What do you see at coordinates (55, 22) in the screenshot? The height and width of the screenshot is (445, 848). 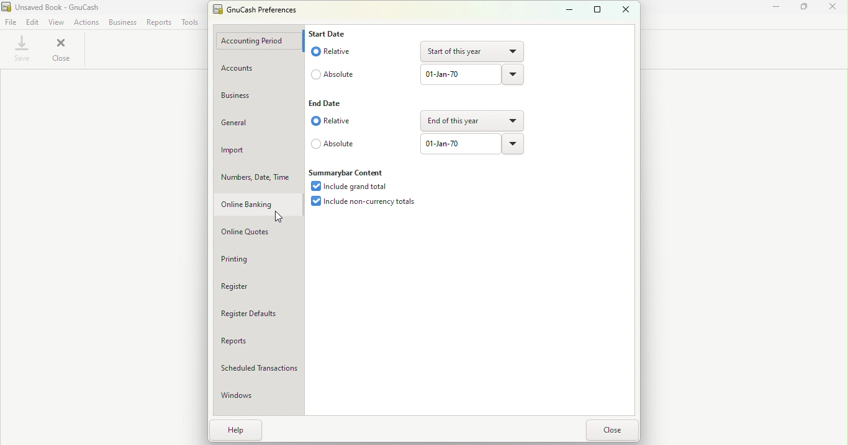 I see `View` at bounding box center [55, 22].